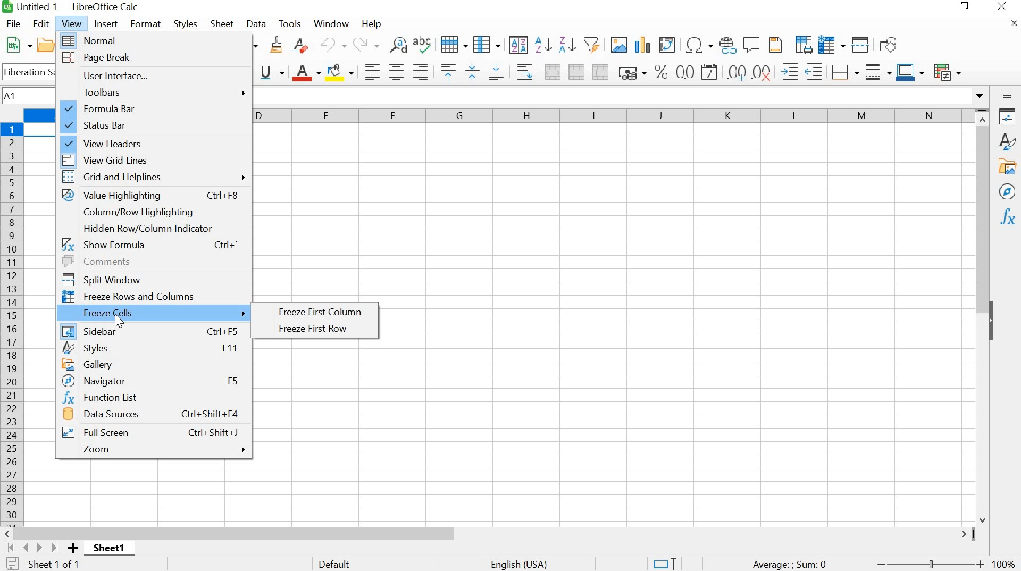 Image resolution: width=1021 pixels, height=571 pixels. I want to click on FREEZE ROWS AND COLUMNS, so click(830, 44).